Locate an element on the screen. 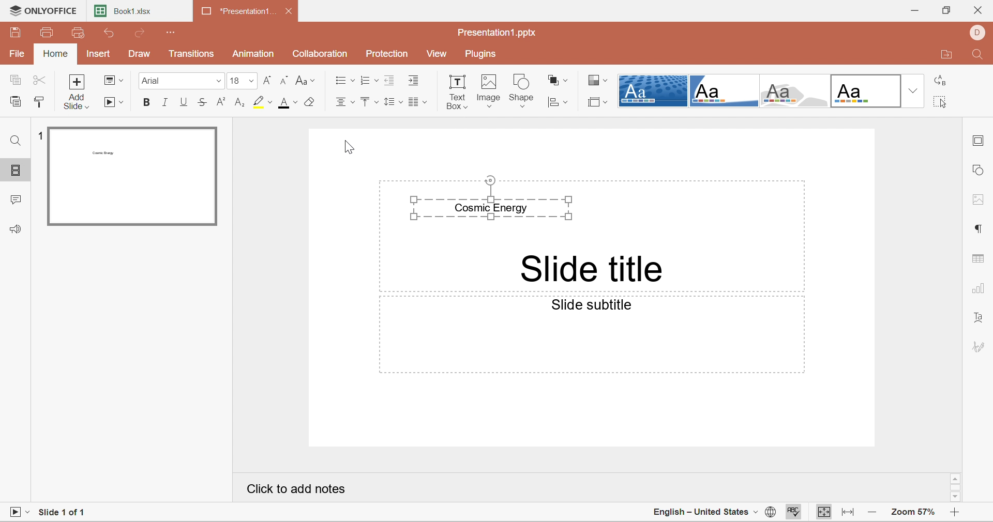 This screenshot has width=993, height=522. Find is located at coordinates (13, 140).